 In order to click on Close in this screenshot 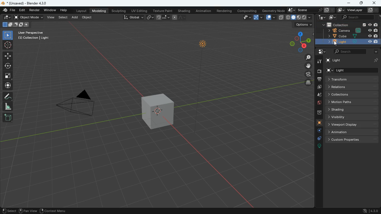, I will do `click(377, 10)`.